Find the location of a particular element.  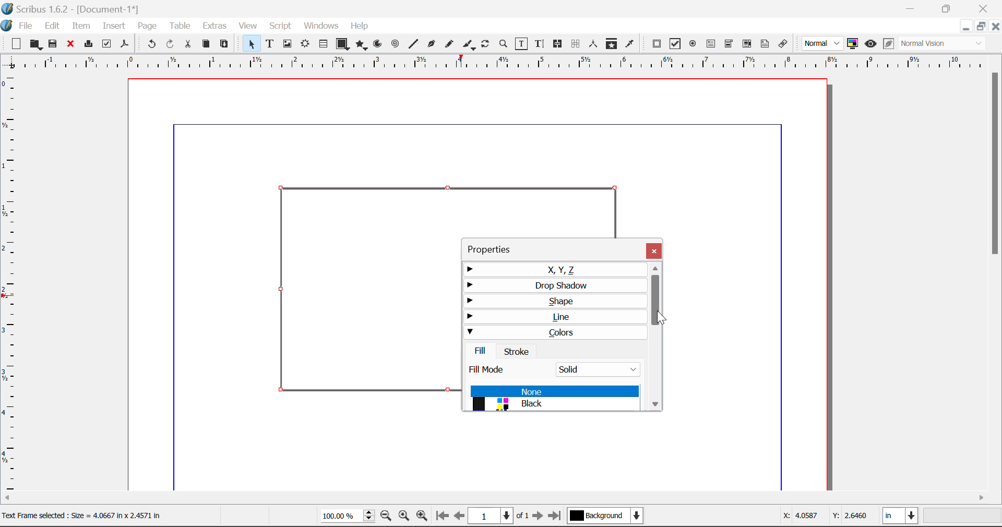

Background is located at coordinates (605, 517).